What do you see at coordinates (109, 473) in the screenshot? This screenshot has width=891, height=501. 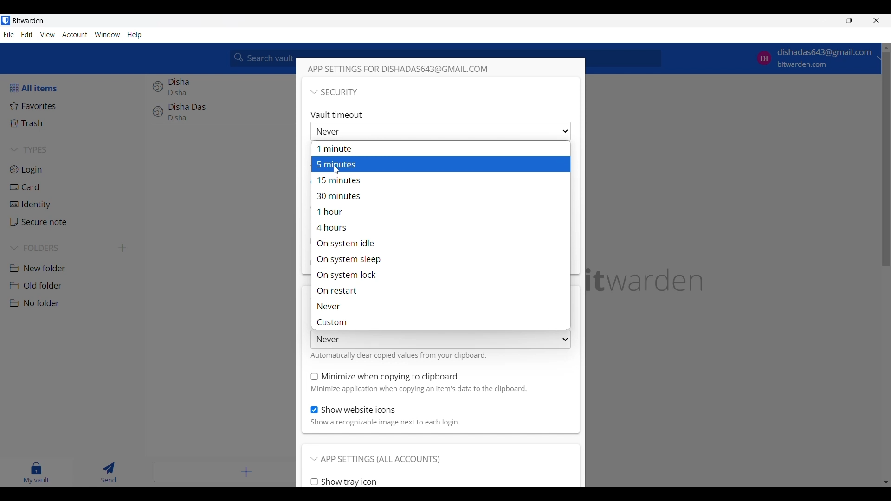 I see `Send` at bounding box center [109, 473].